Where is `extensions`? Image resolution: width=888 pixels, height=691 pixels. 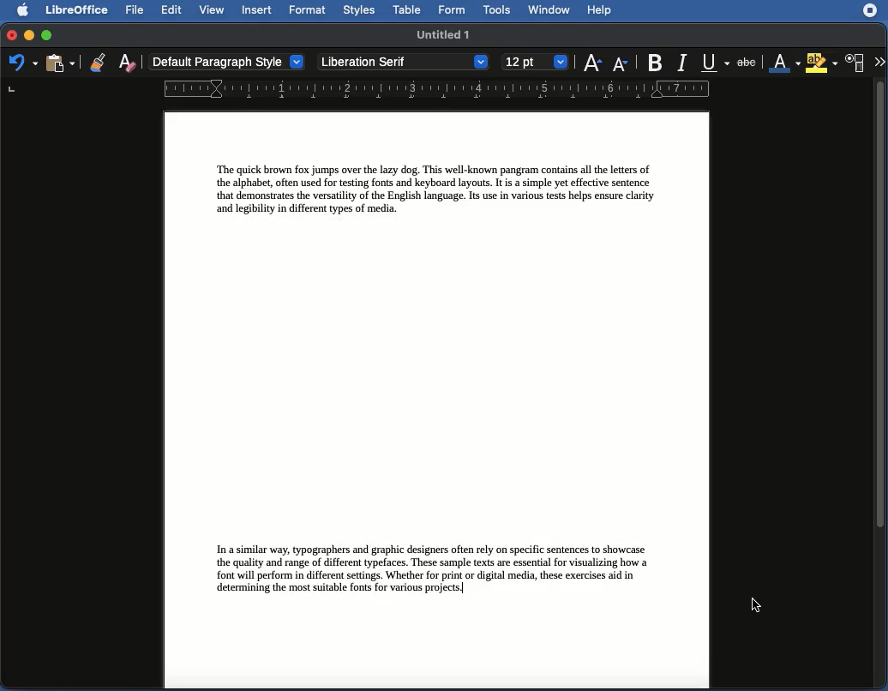
extensions is located at coordinates (872, 17).